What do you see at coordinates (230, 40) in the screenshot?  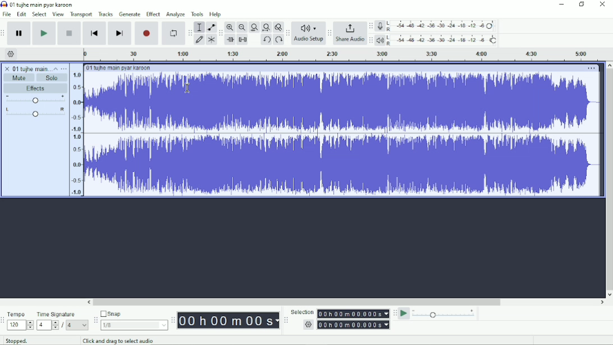 I see `Trim audio outside selection` at bounding box center [230, 40].